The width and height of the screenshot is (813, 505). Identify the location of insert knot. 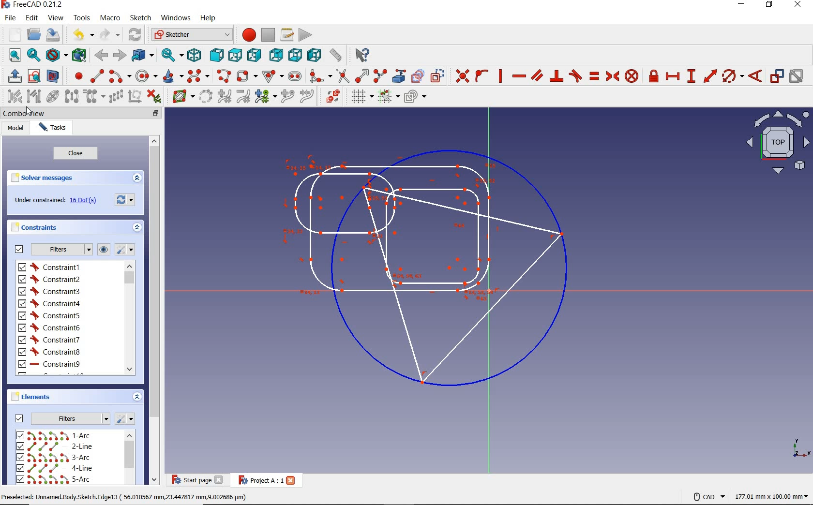
(287, 96).